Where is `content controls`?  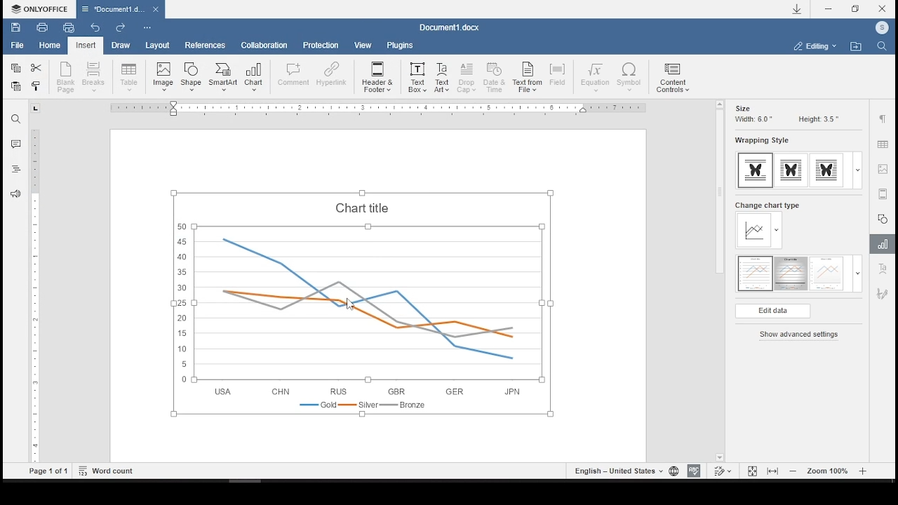 content controls is located at coordinates (674, 78).